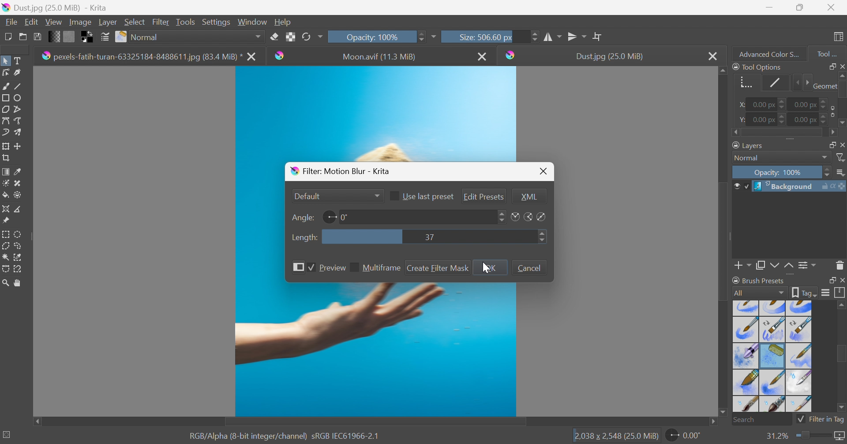  What do you see at coordinates (712, 56) in the screenshot?
I see `Close` at bounding box center [712, 56].